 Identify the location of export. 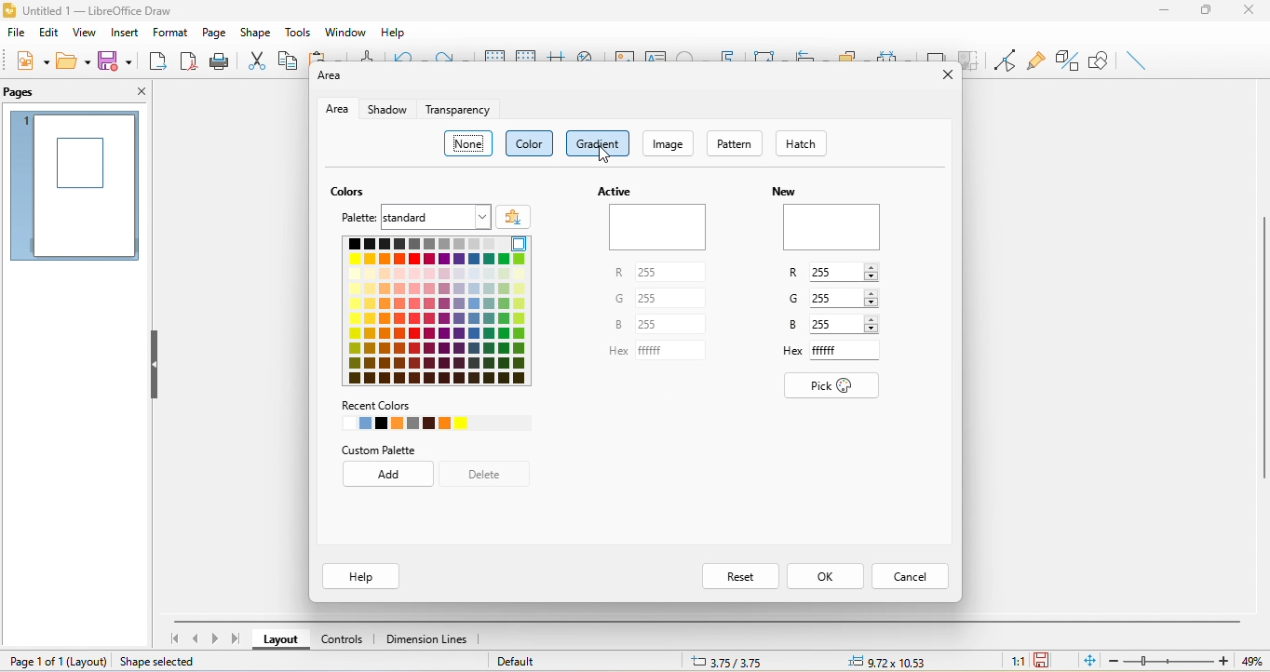
(157, 63).